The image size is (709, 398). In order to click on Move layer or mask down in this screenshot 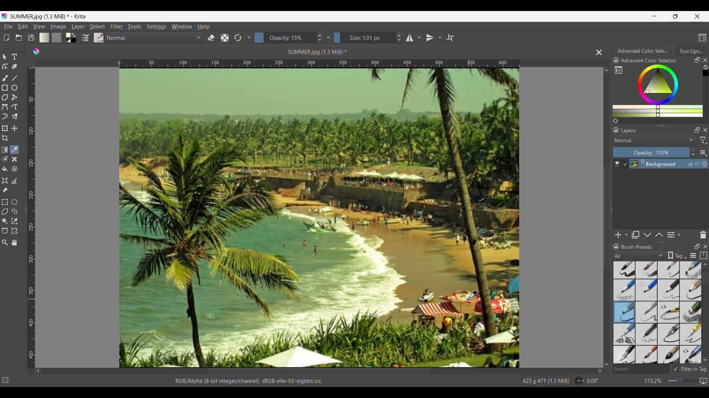, I will do `click(647, 235)`.